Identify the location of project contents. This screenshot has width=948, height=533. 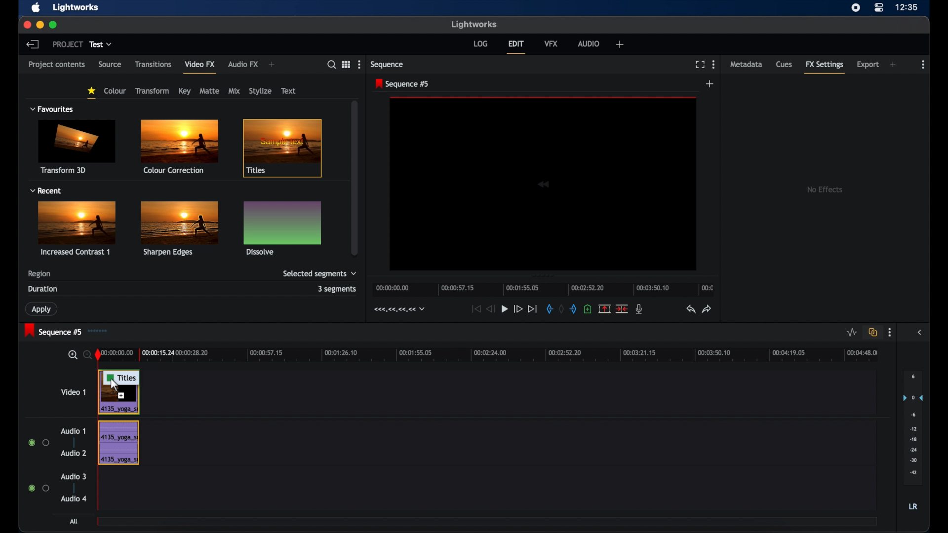
(57, 67).